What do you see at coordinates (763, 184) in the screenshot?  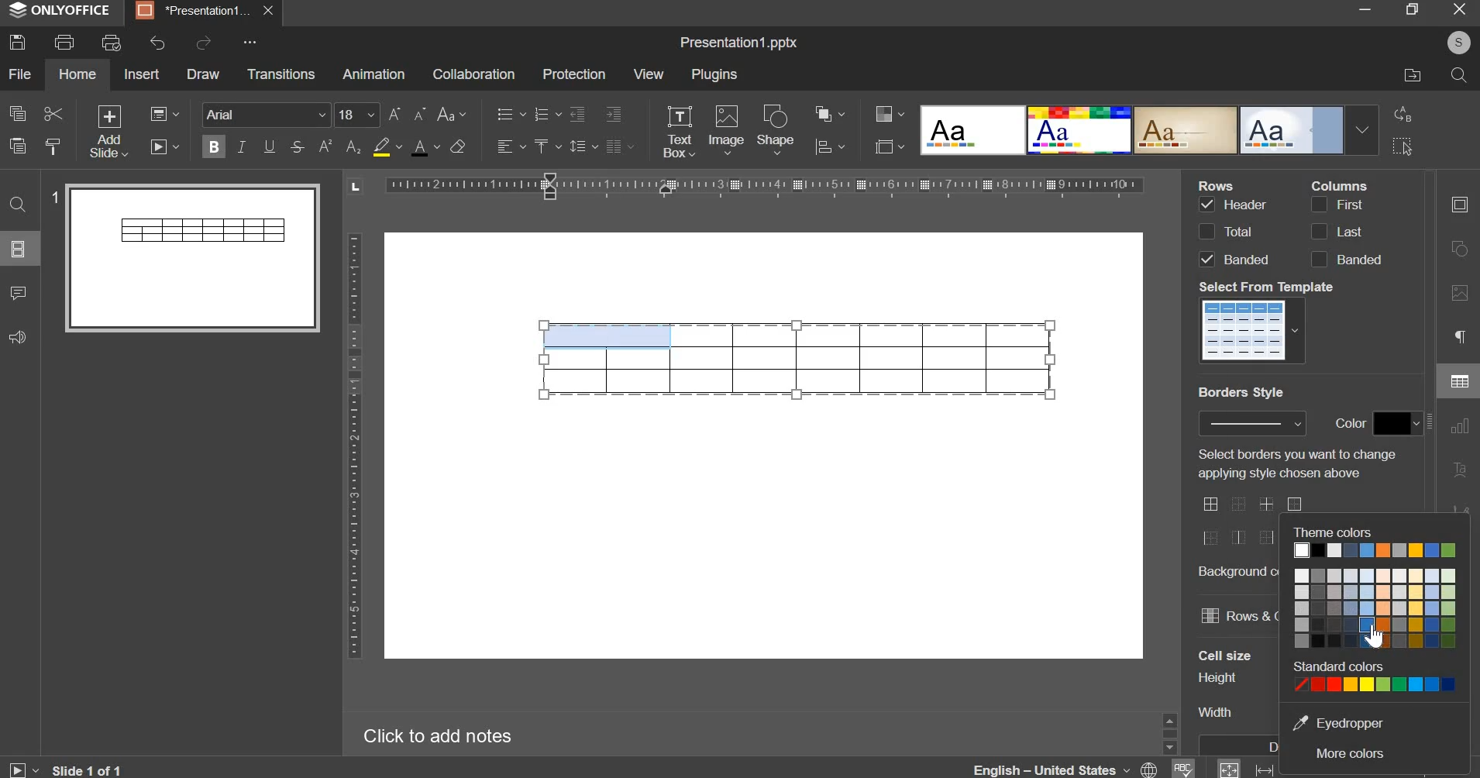 I see `horizontal scale` at bounding box center [763, 184].